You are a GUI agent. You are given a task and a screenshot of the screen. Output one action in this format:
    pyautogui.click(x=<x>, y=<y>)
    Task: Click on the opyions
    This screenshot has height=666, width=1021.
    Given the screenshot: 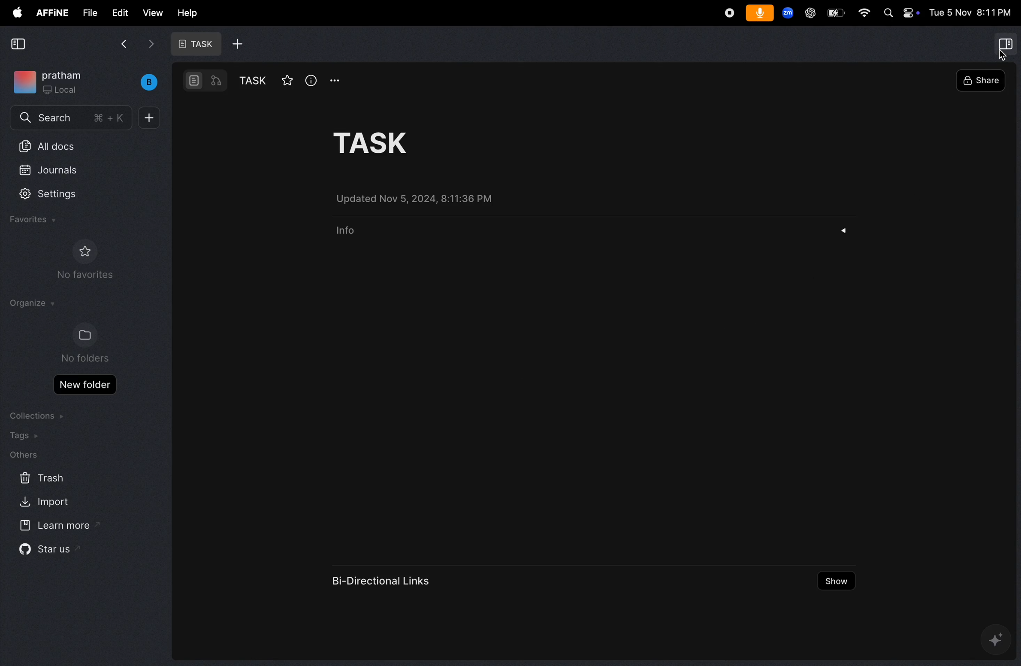 What is the action you would take?
    pyautogui.click(x=335, y=80)
    